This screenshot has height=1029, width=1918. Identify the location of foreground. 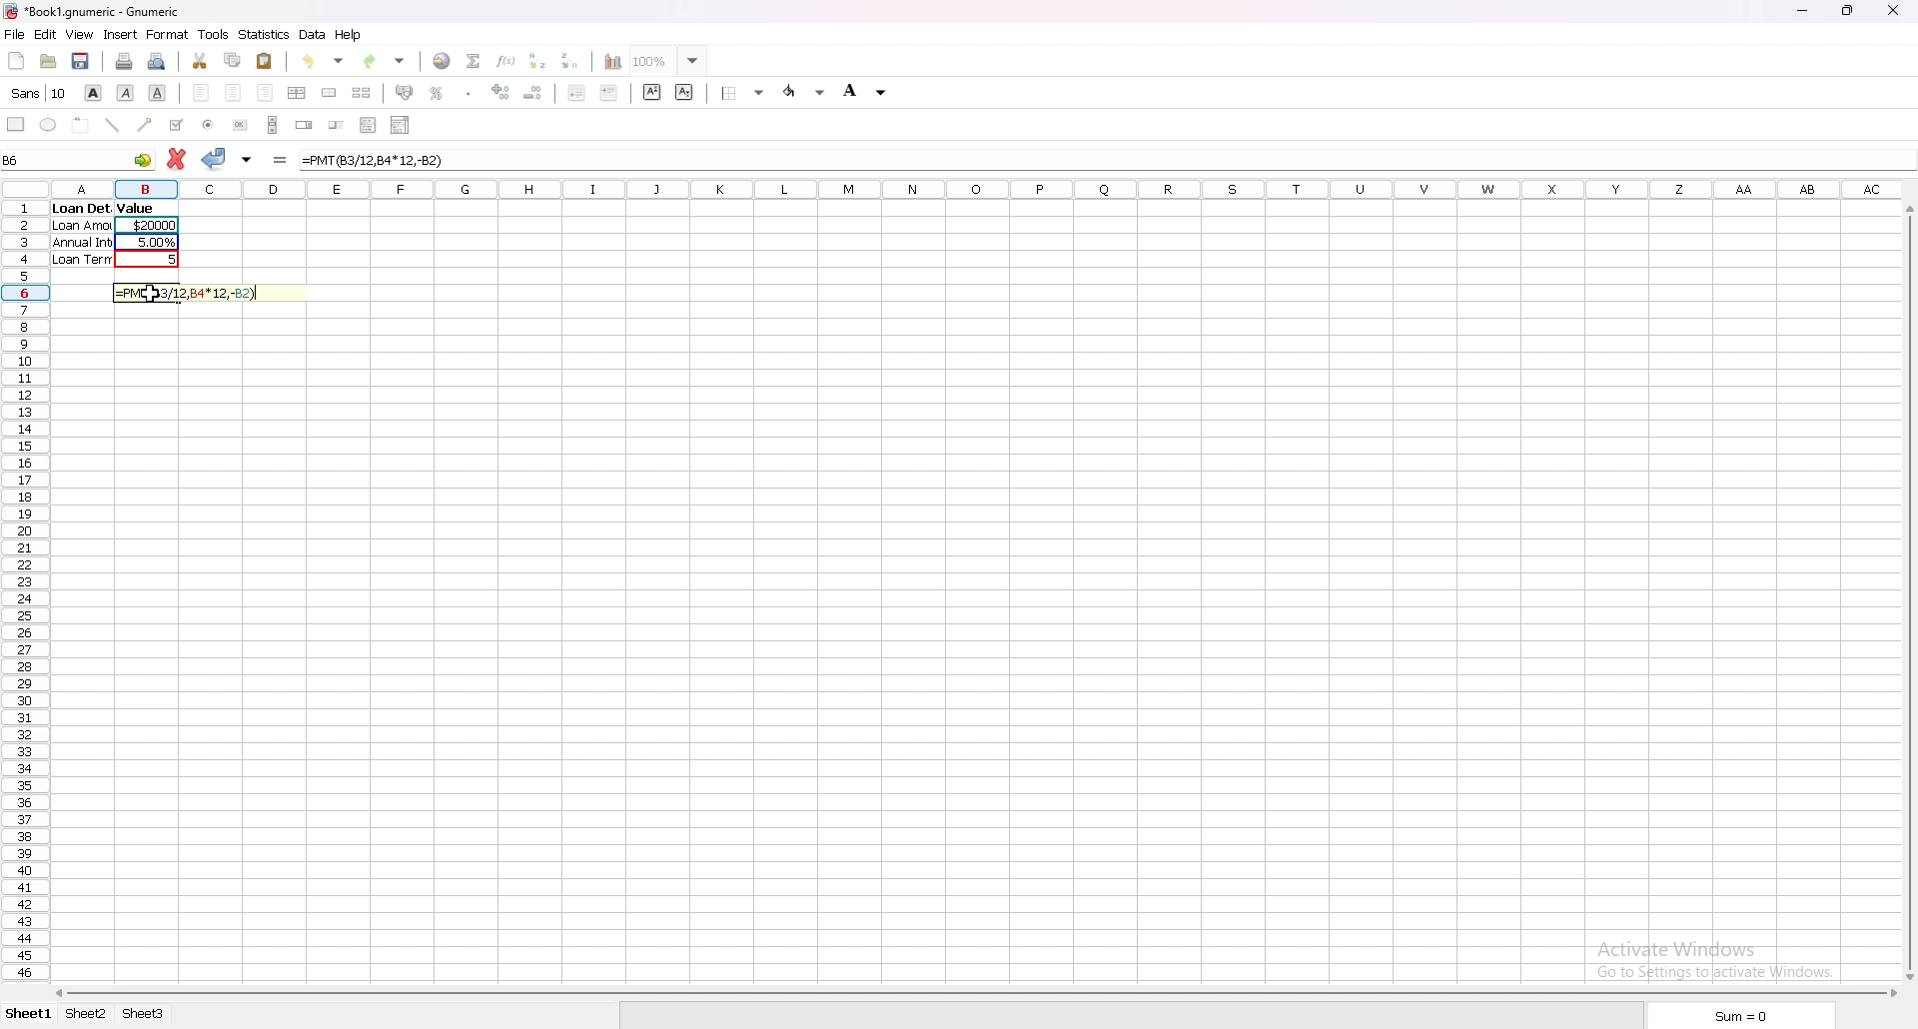
(805, 92).